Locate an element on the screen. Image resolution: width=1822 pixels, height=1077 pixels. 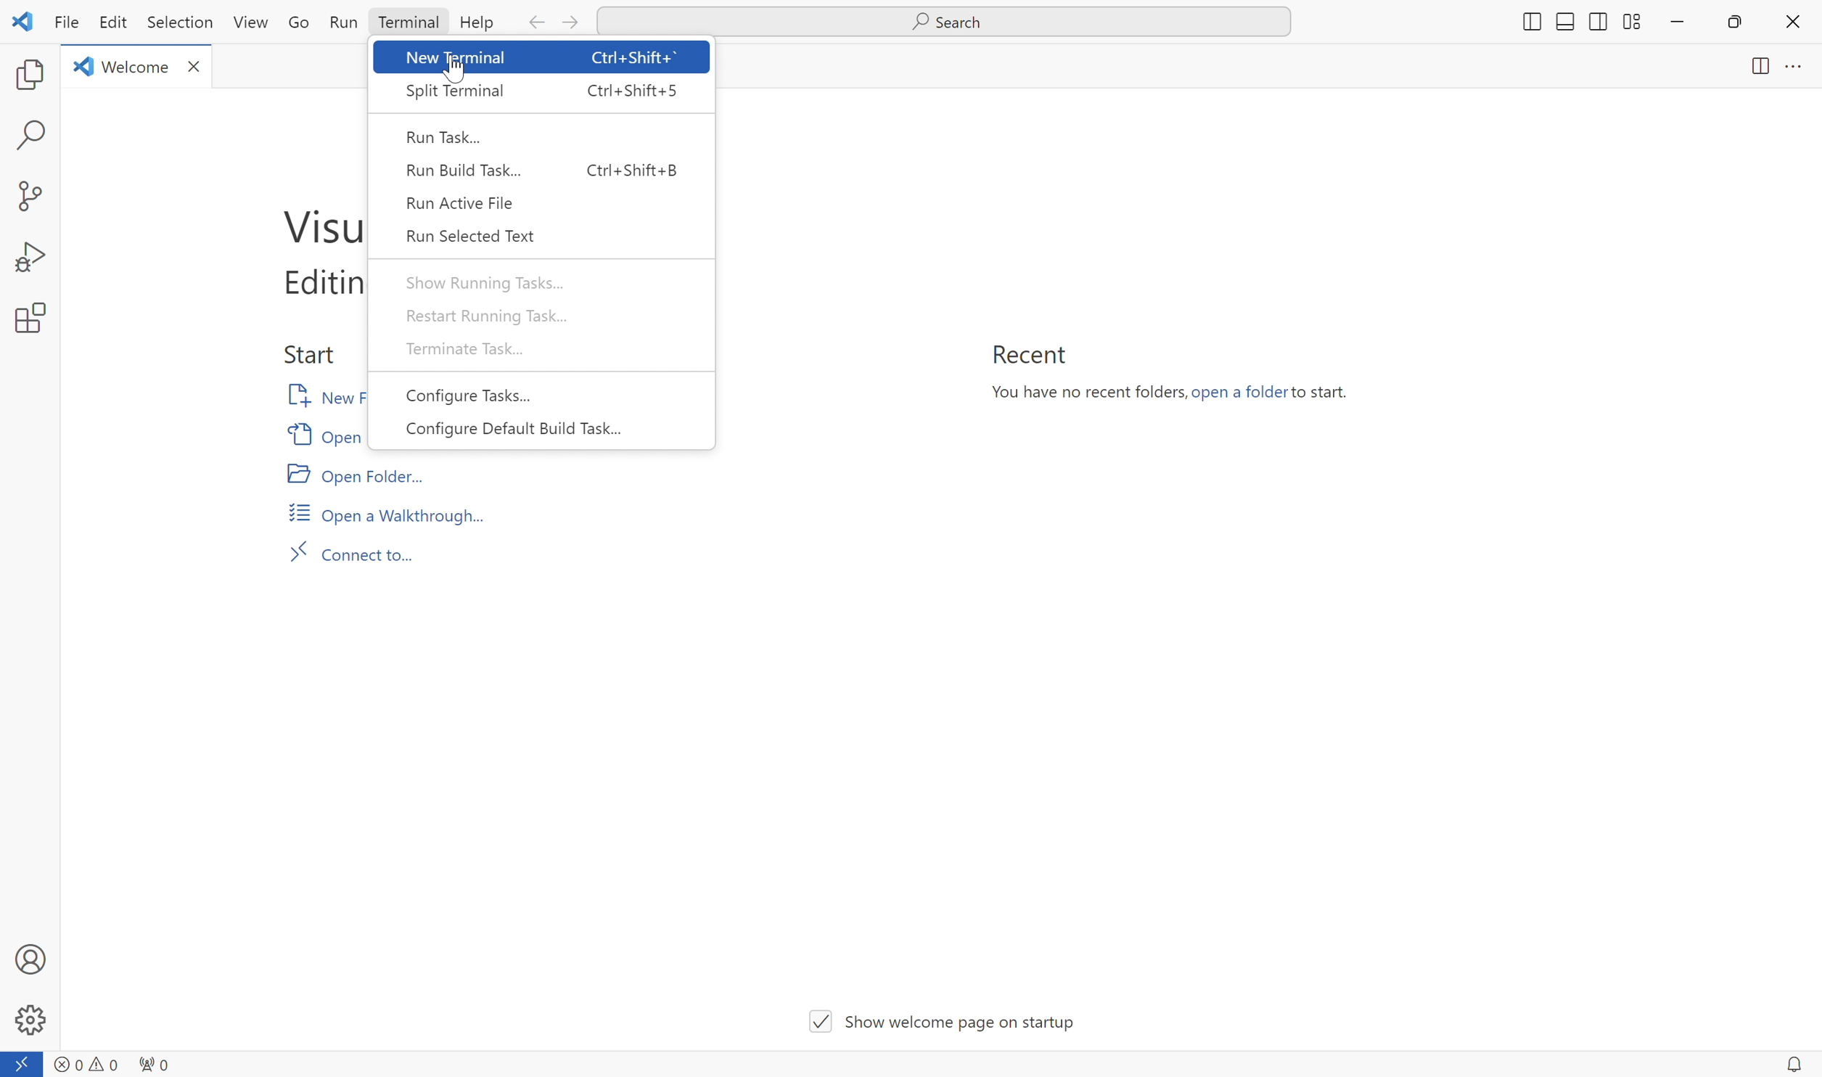
Settings is located at coordinates (30, 1020).